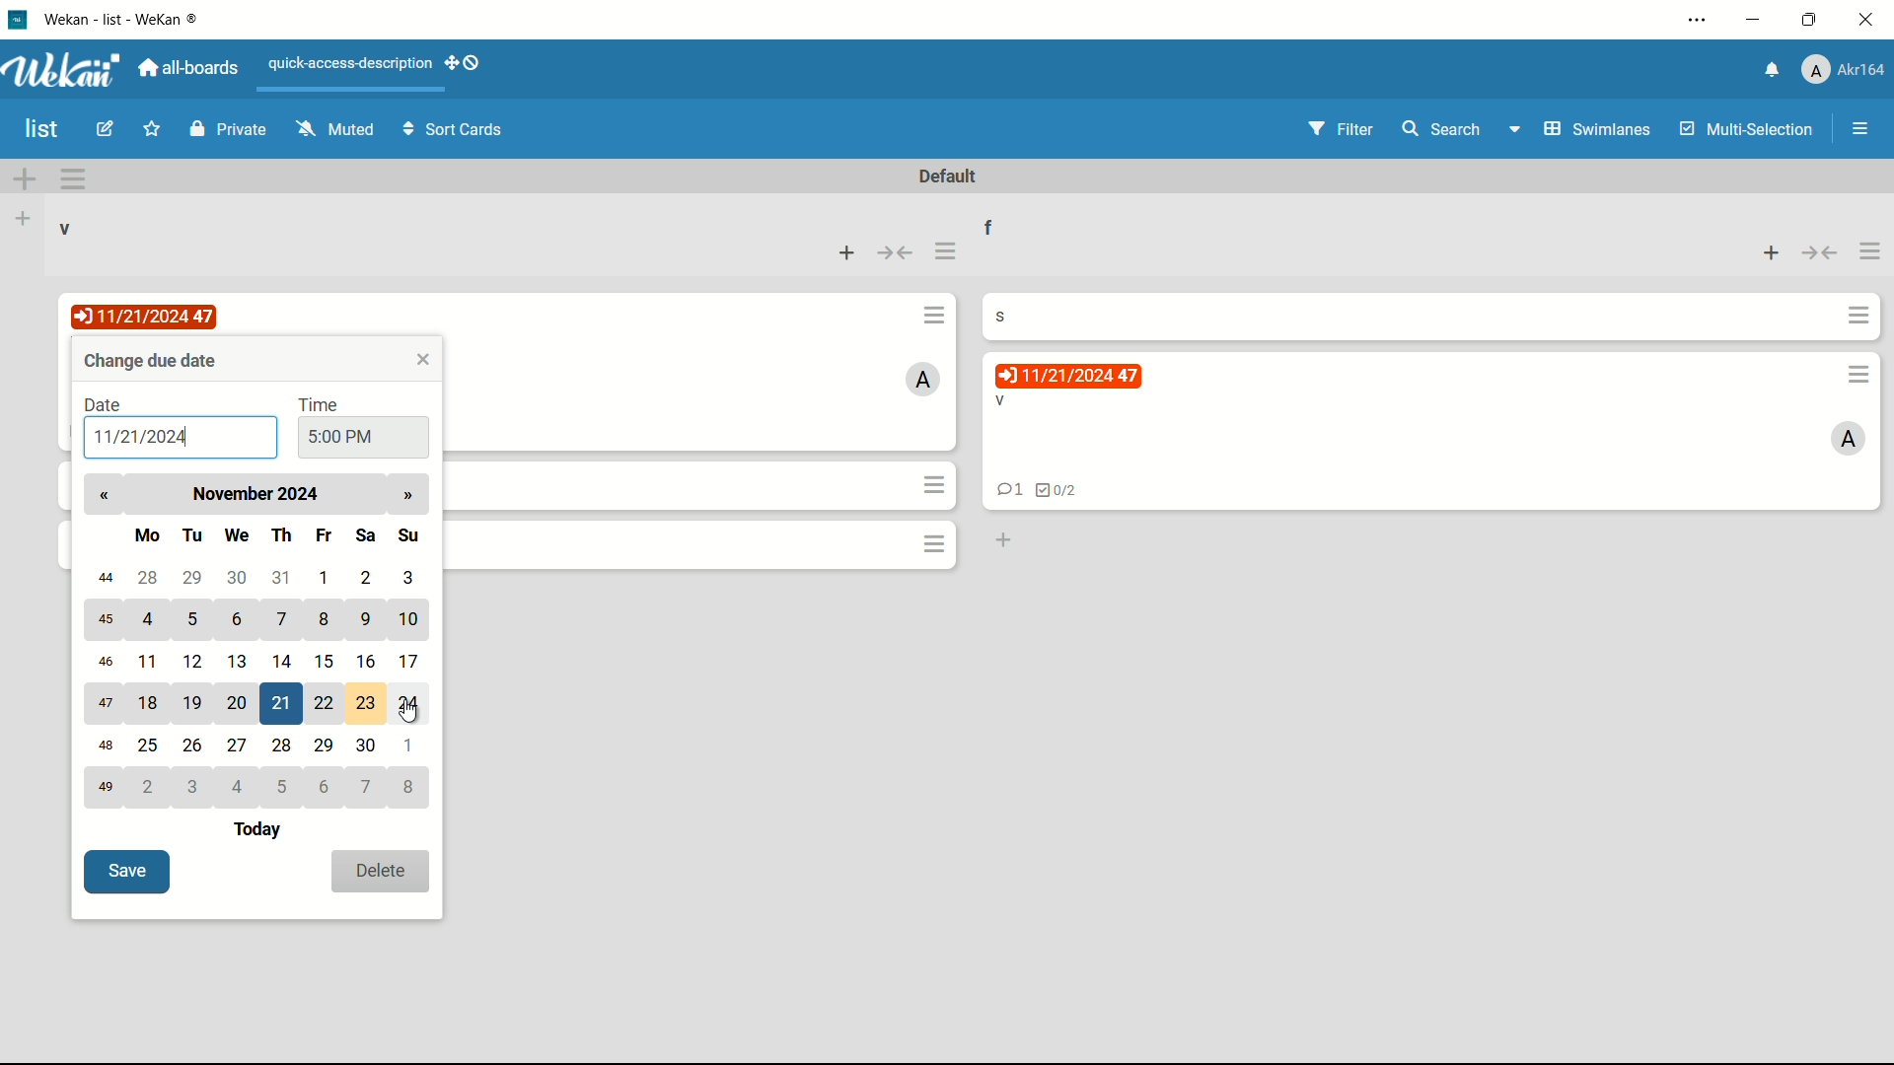  What do you see at coordinates (145, 577) in the screenshot?
I see `28` at bounding box center [145, 577].